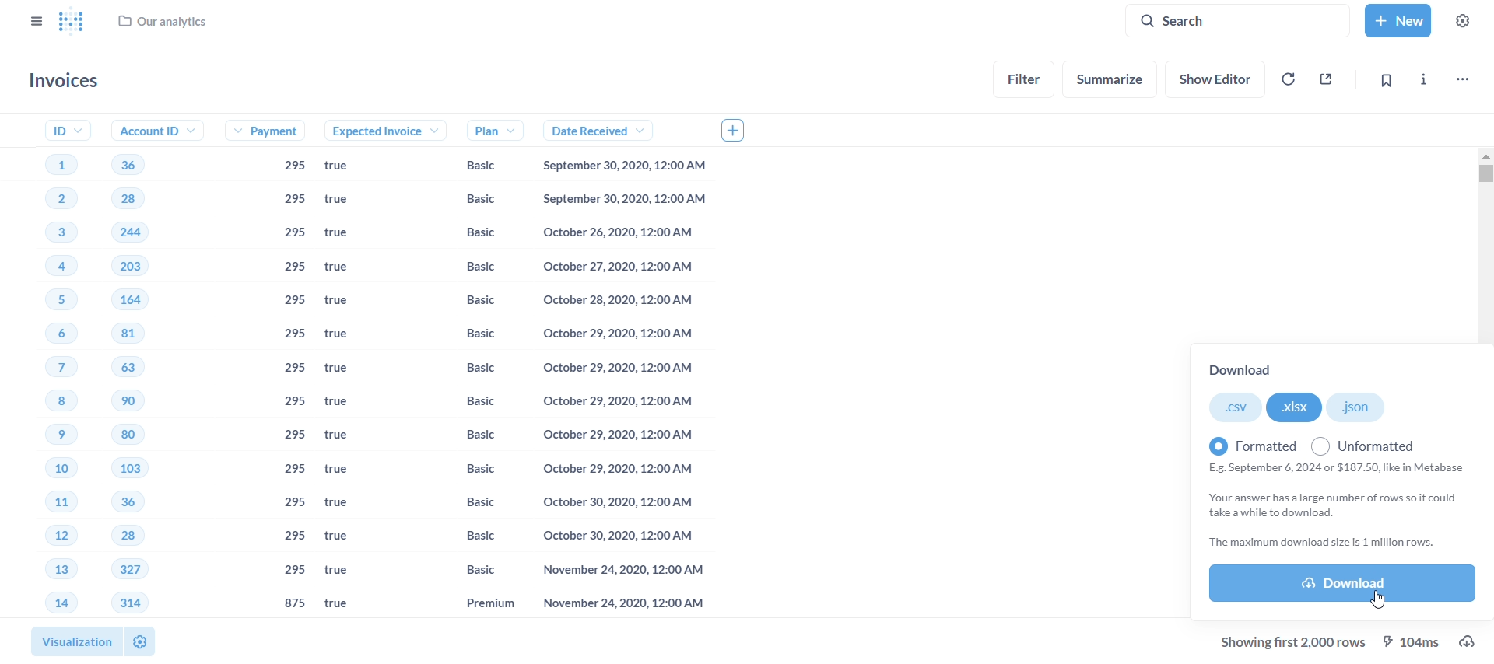 Image resolution: width=1494 pixels, height=664 pixels. I want to click on true, so click(344, 233).